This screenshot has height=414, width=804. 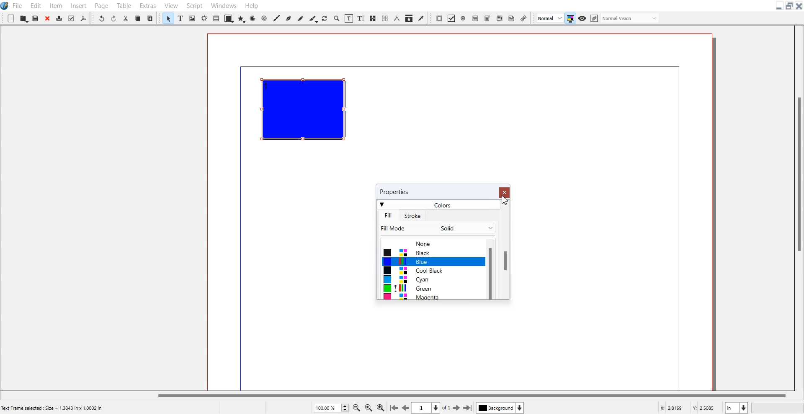 What do you see at coordinates (307, 114) in the screenshot?
I see `Text Frame` at bounding box center [307, 114].